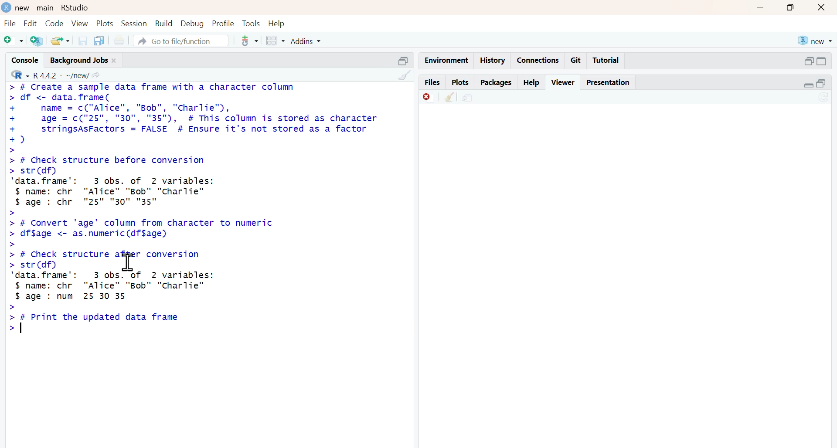 This screenshot has width=837, height=448. Describe the element at coordinates (31, 24) in the screenshot. I see `edit` at that location.